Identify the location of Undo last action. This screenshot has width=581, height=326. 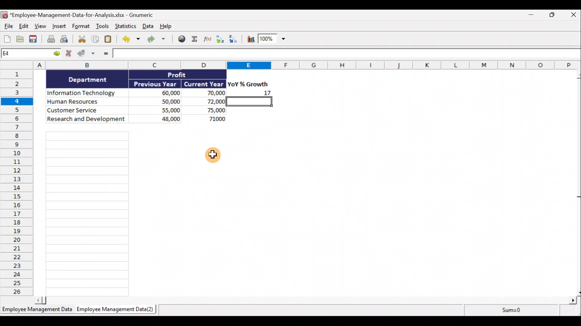
(130, 40).